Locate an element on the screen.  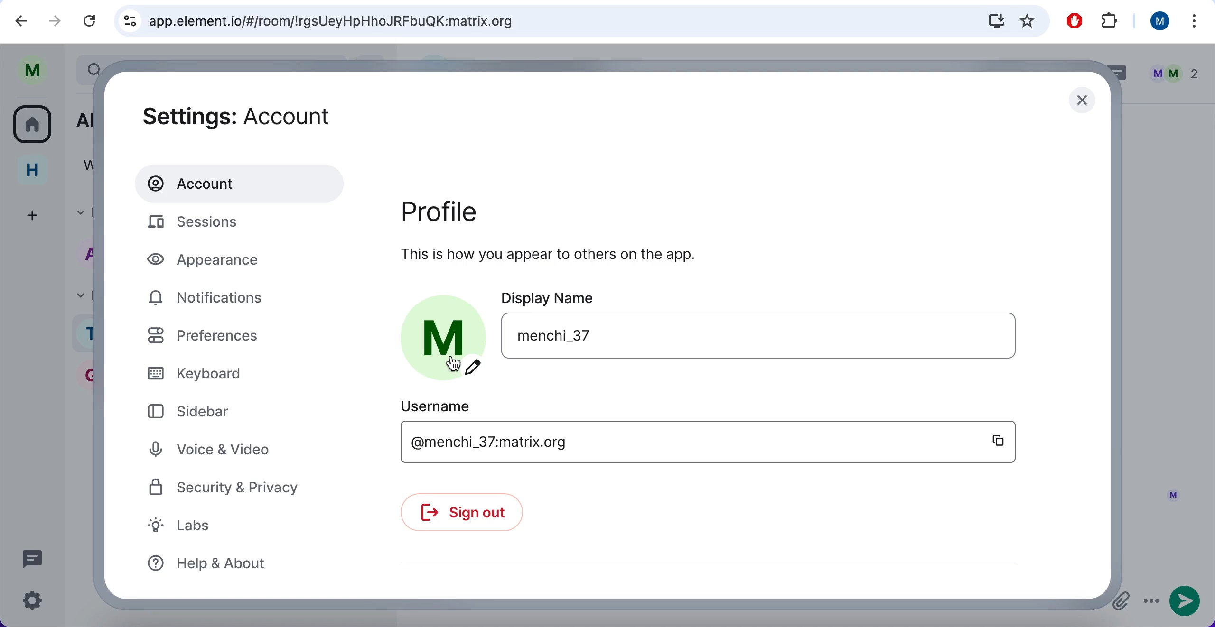
send is located at coordinates (1185, 603).